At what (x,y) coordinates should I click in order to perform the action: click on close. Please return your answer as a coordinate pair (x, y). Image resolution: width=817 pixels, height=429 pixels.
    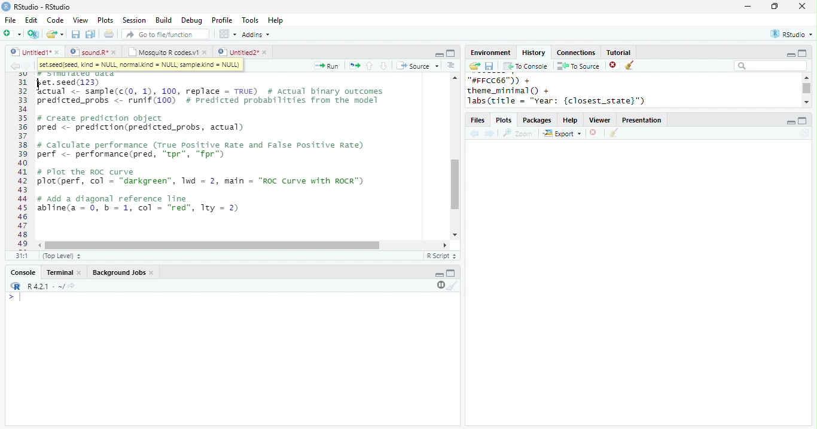
    Looking at the image, I should click on (266, 53).